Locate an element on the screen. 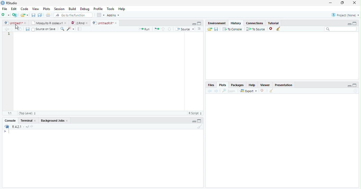 The height and width of the screenshot is (189, 361). close is located at coordinates (67, 121).